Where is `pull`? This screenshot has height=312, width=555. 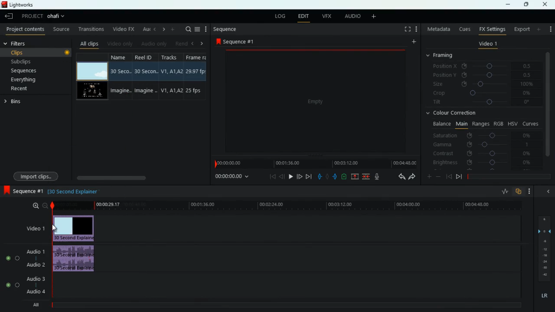
pull is located at coordinates (319, 177).